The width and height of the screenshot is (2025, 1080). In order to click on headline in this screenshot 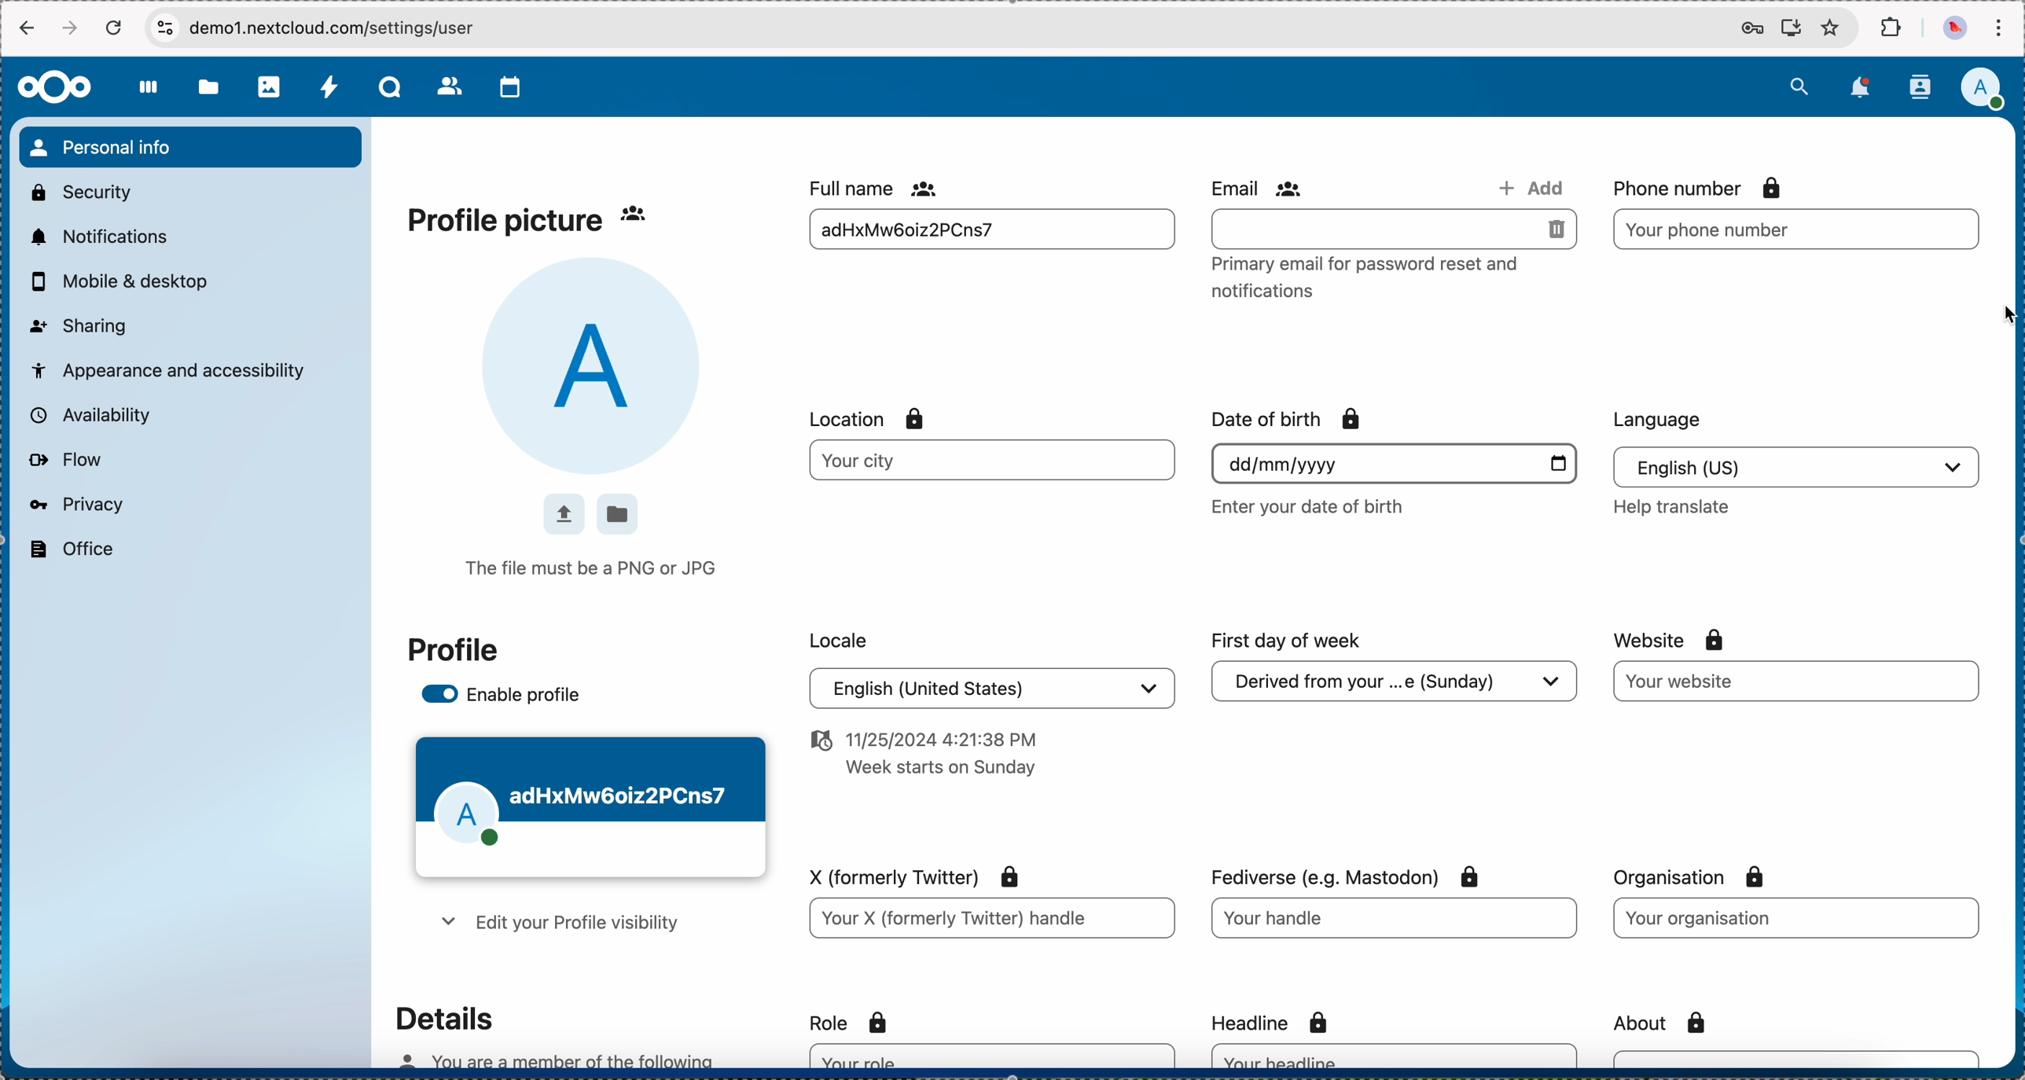, I will do `click(1278, 1019)`.